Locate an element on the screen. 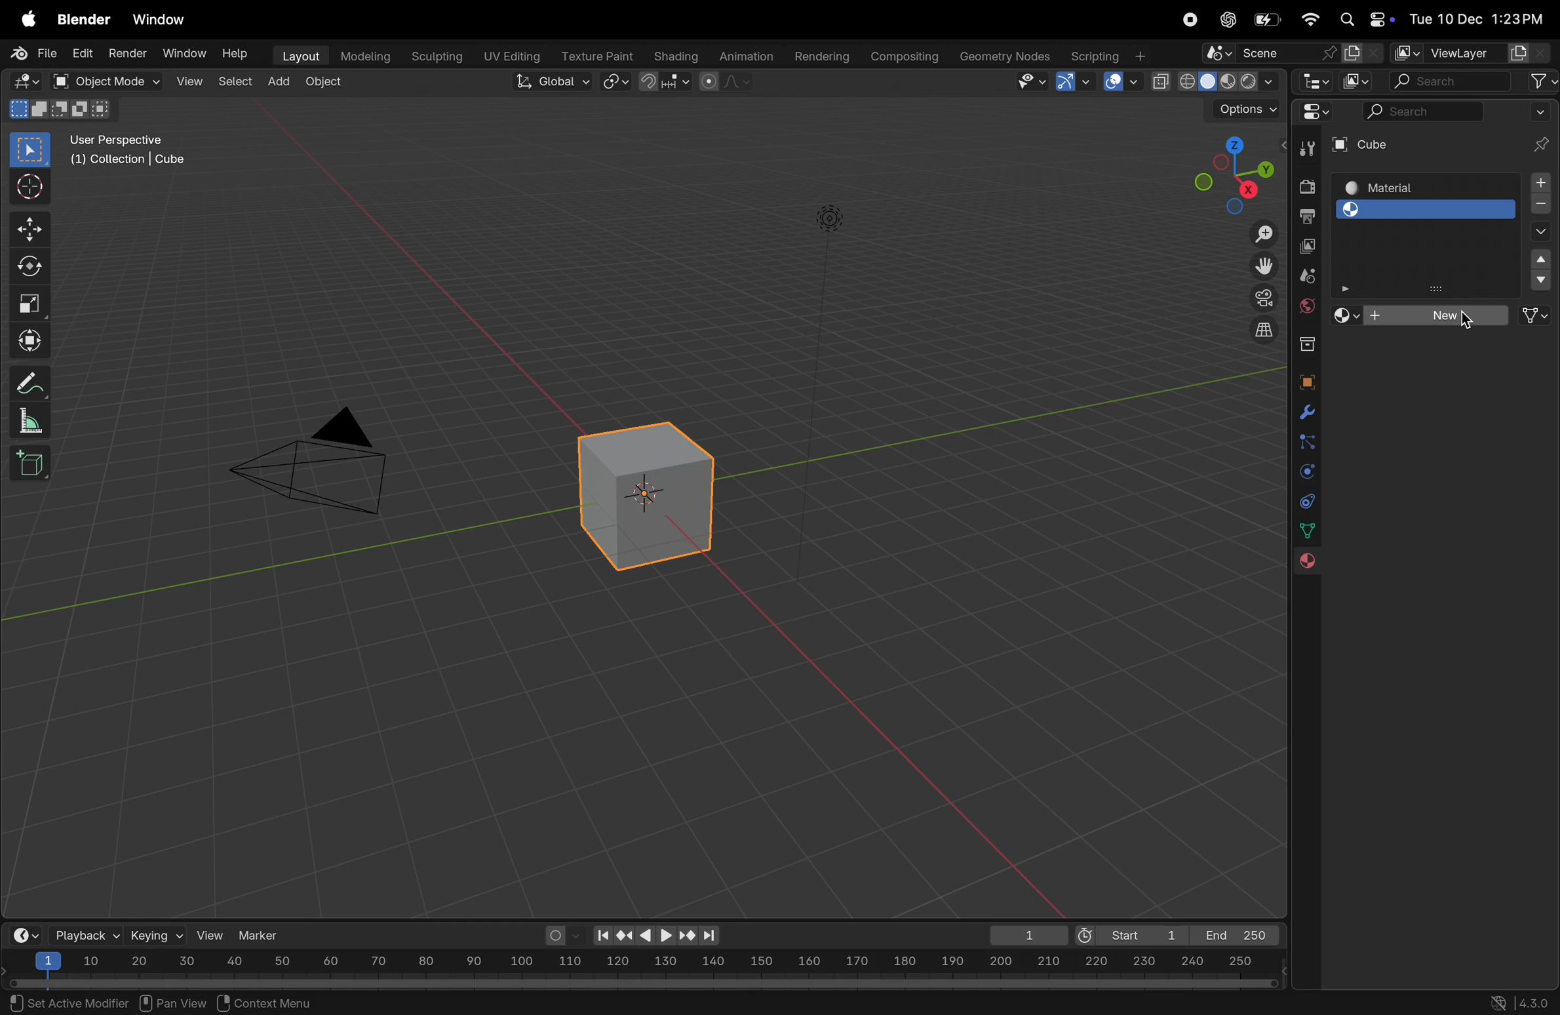 Image resolution: width=1560 pixels, height=1015 pixels. record is located at coordinates (1189, 21).